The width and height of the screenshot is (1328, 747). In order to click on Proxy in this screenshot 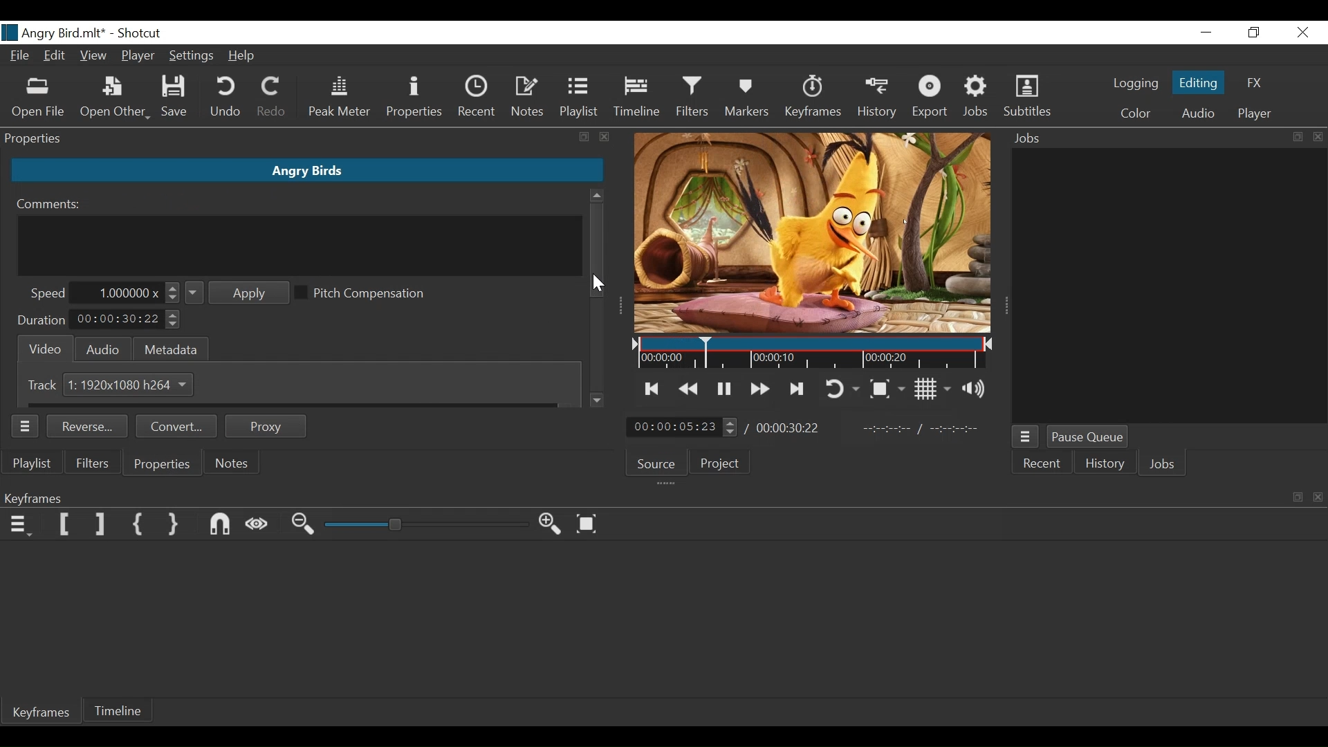, I will do `click(267, 426)`.